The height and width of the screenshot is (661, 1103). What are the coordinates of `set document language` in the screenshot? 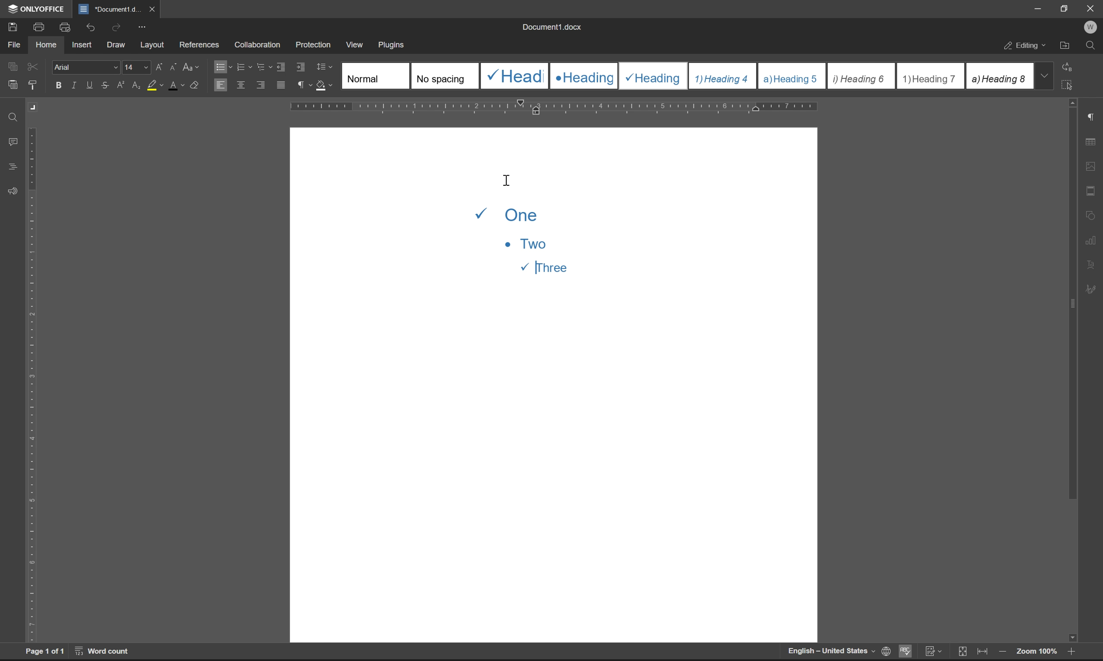 It's located at (884, 651).